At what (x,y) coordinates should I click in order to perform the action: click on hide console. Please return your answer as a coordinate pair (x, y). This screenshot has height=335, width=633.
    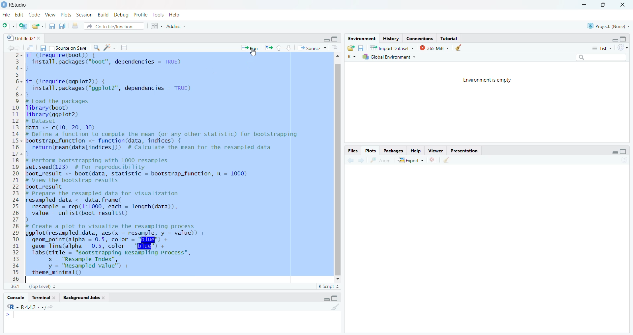
    Looking at the image, I should click on (623, 151).